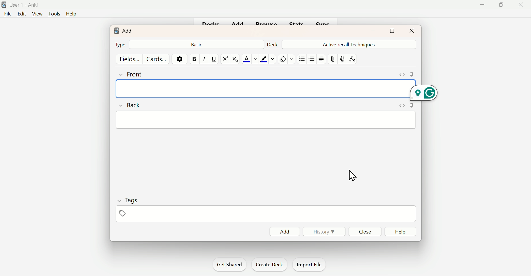 The height and width of the screenshot is (276, 531). What do you see at coordinates (353, 176) in the screenshot?
I see `Cursor` at bounding box center [353, 176].